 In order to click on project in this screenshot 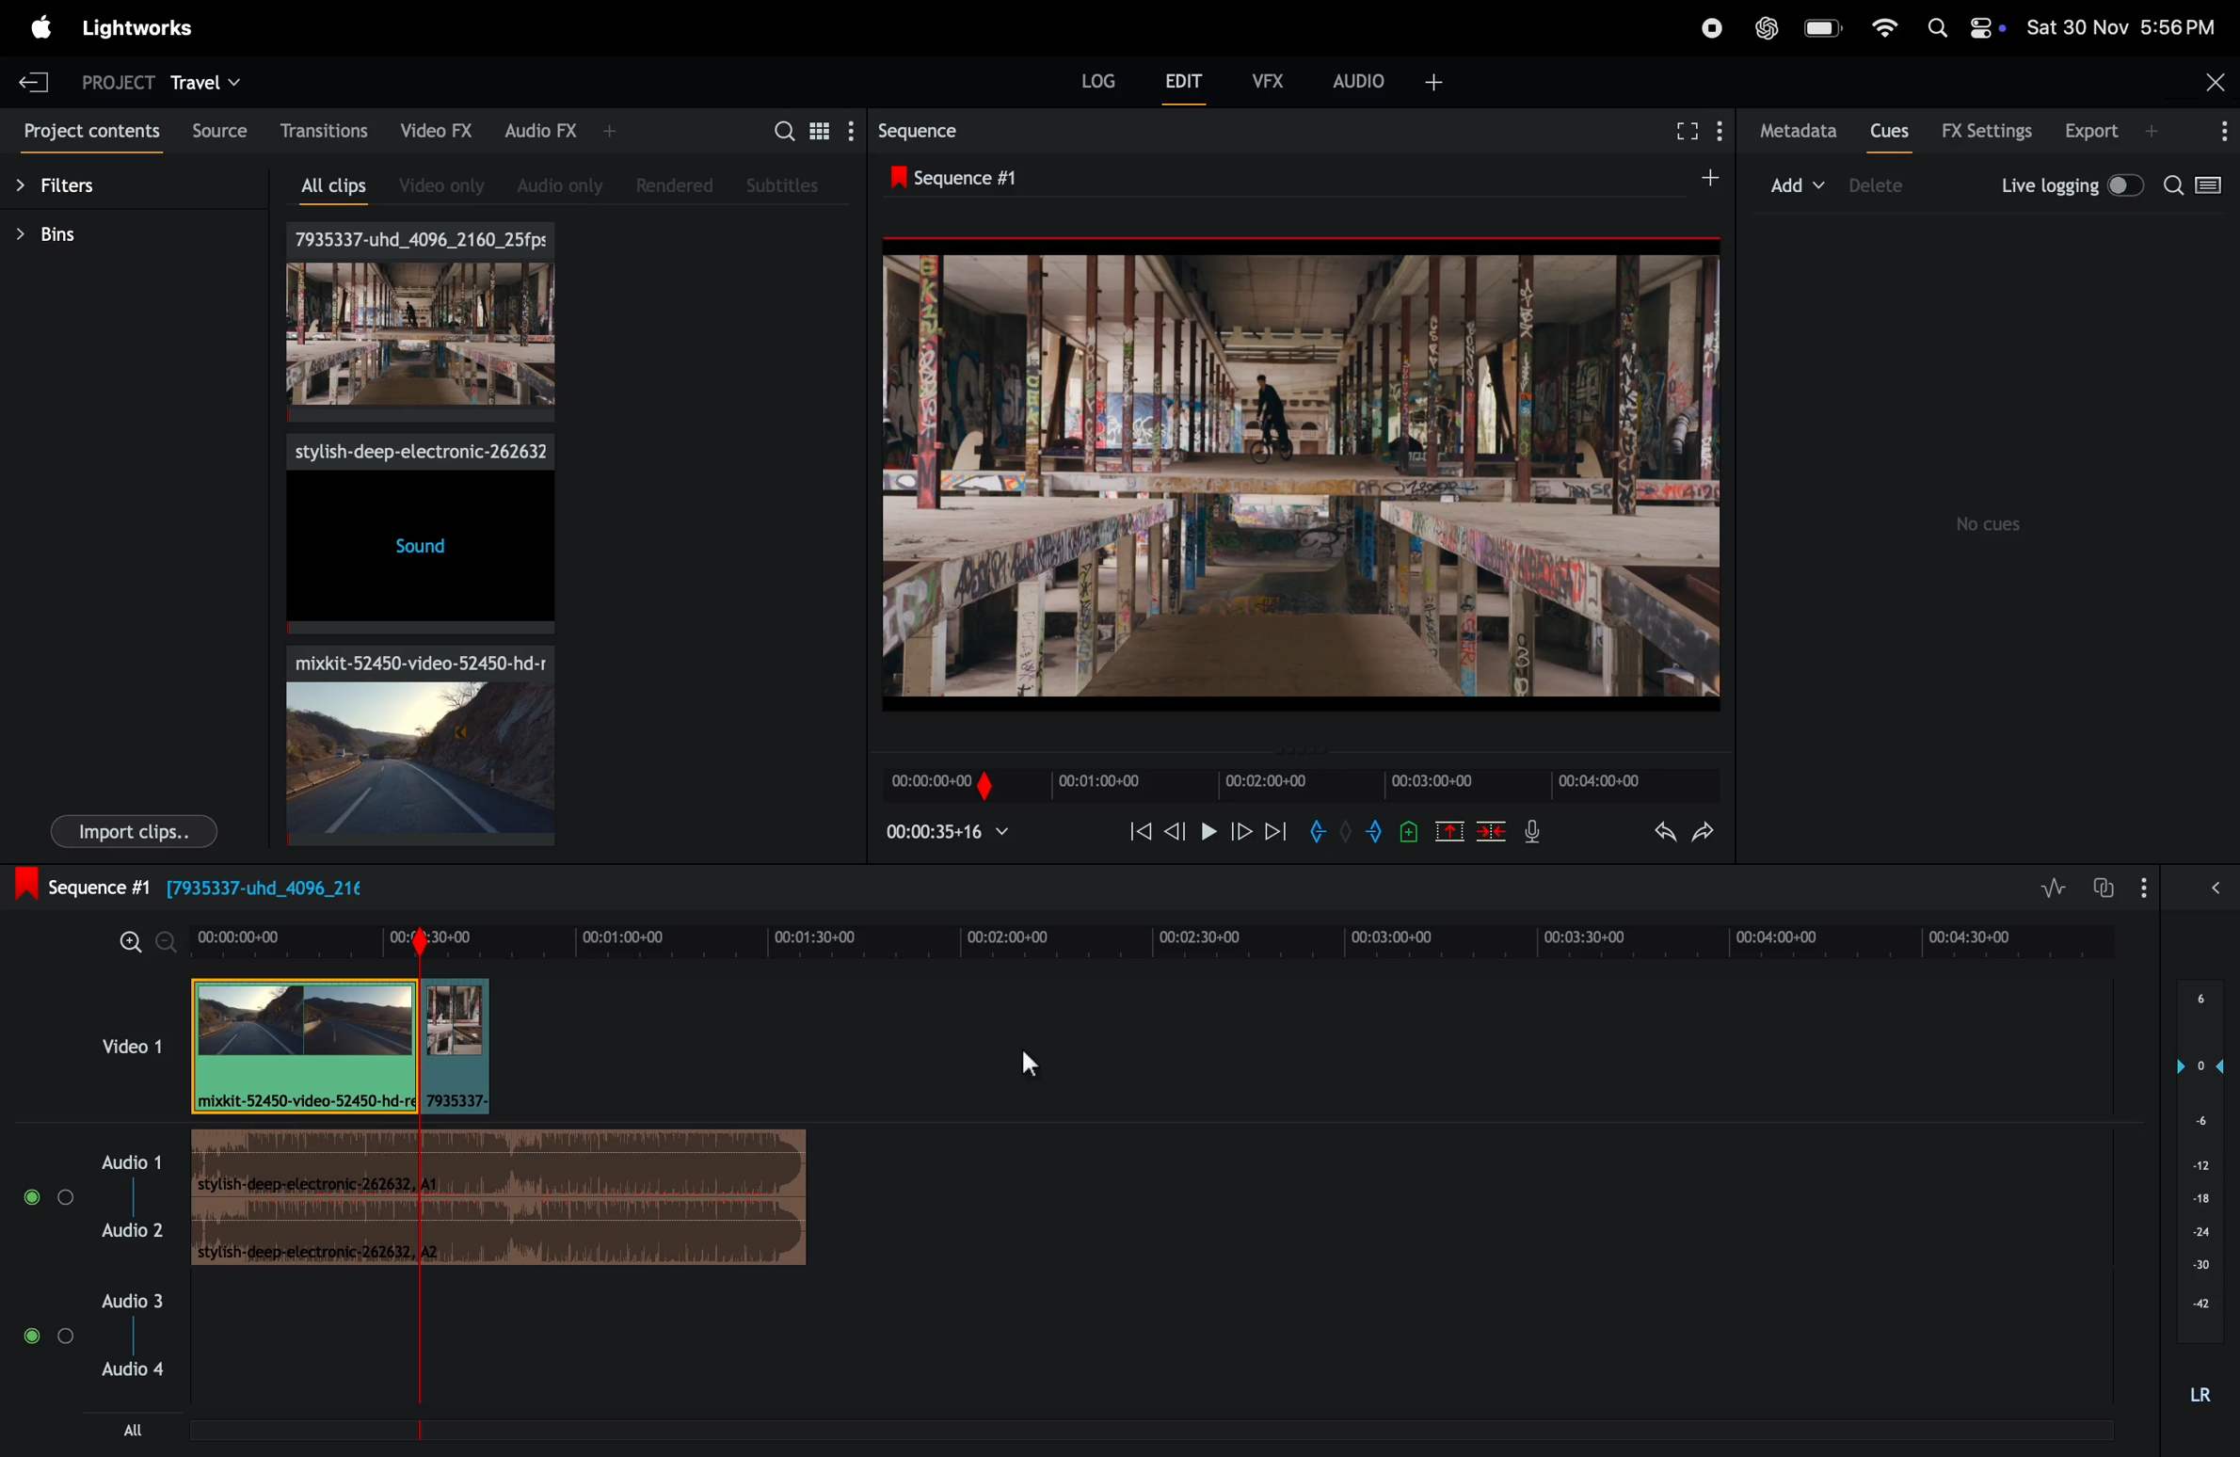, I will do `click(108, 79)`.